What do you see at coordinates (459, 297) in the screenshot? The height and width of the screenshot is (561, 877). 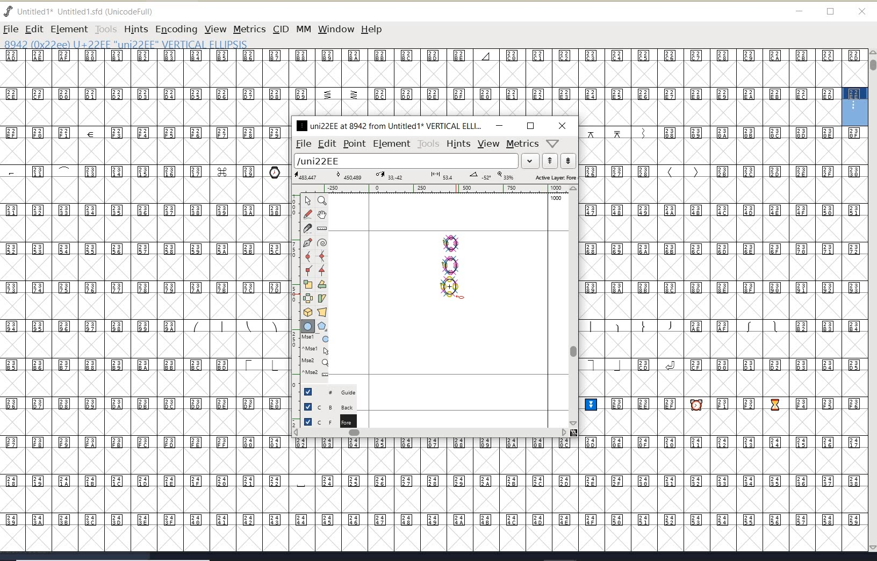 I see `ellipse tool` at bounding box center [459, 297].